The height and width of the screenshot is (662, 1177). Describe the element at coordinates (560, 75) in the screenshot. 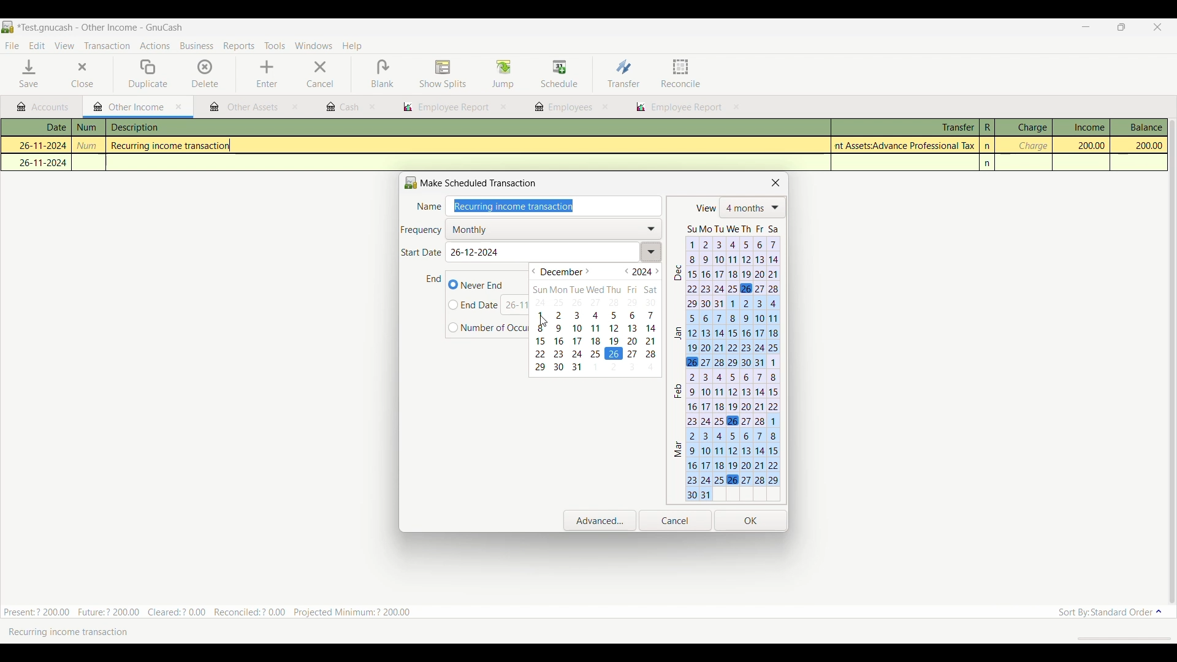

I see `Schedule highlighted after selection by cursor` at that location.